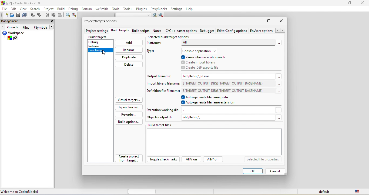  I want to click on selected file properties, so click(262, 160).